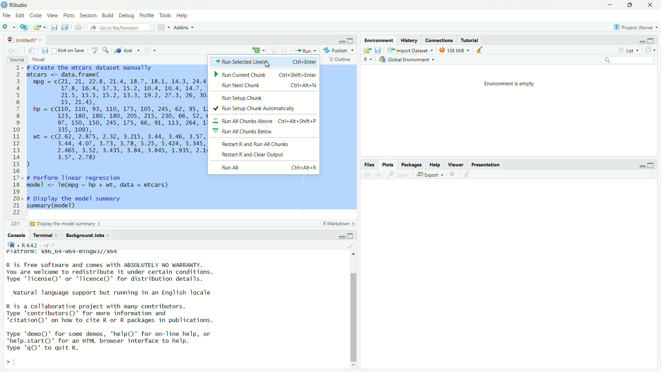  I want to click on clear all objects, so click(483, 50).